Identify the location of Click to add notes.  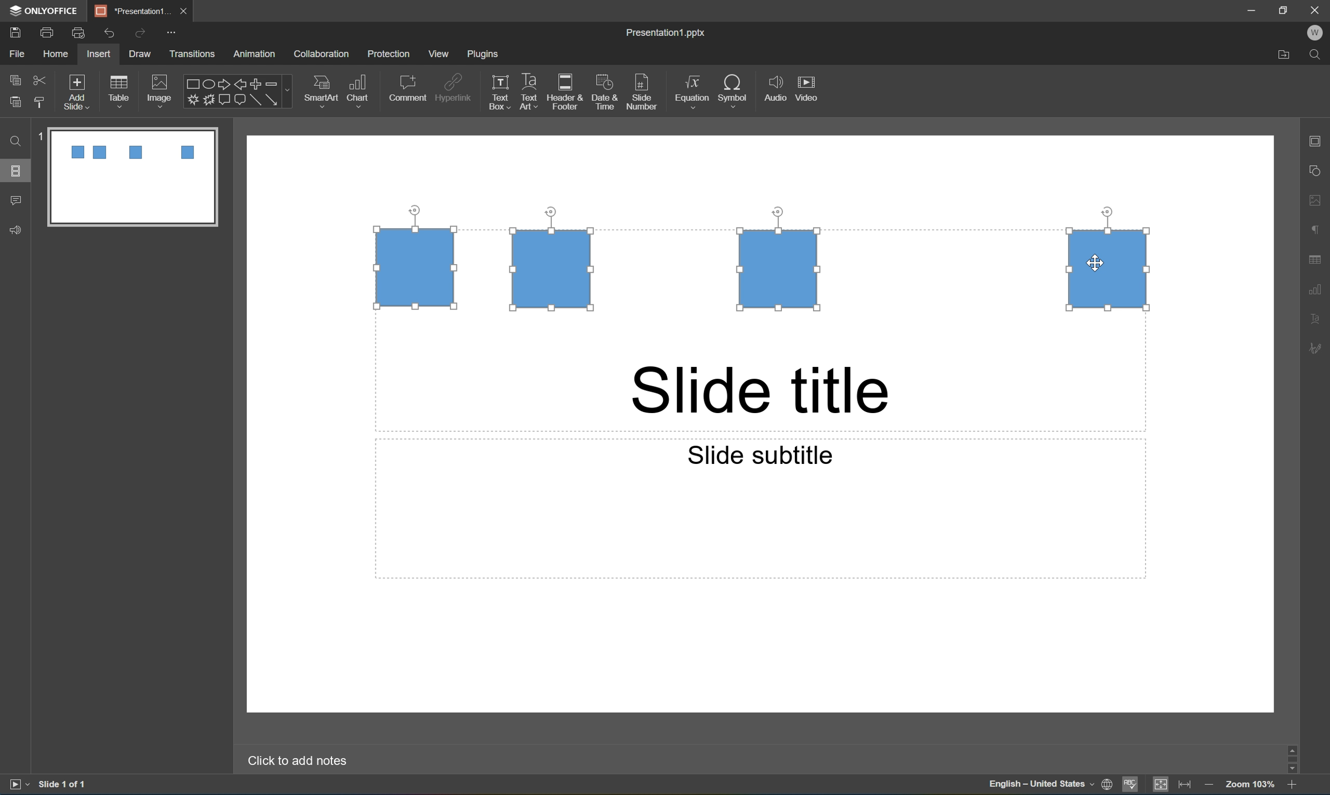
(301, 761).